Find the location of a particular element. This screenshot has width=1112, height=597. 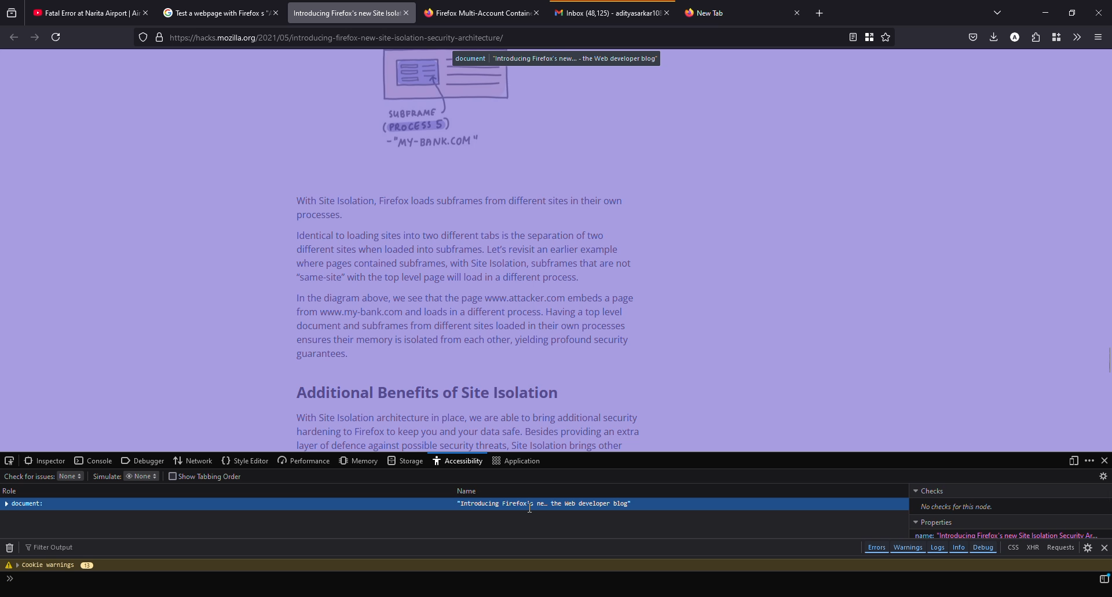

errors is located at coordinates (876, 548).